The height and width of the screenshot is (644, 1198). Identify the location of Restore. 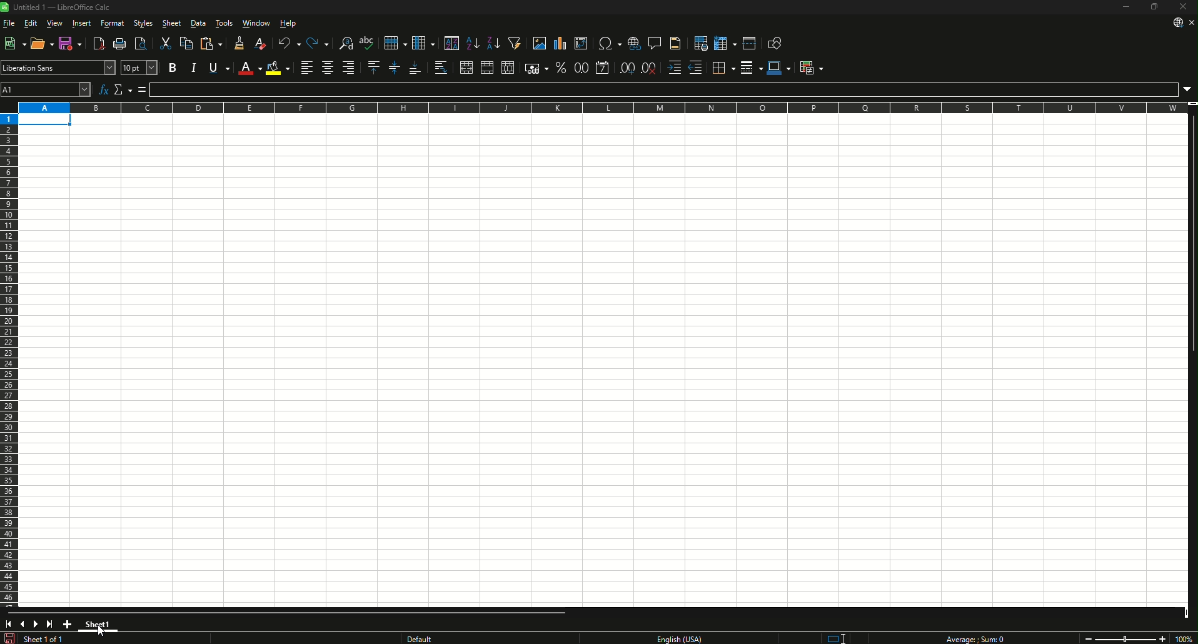
(1154, 6).